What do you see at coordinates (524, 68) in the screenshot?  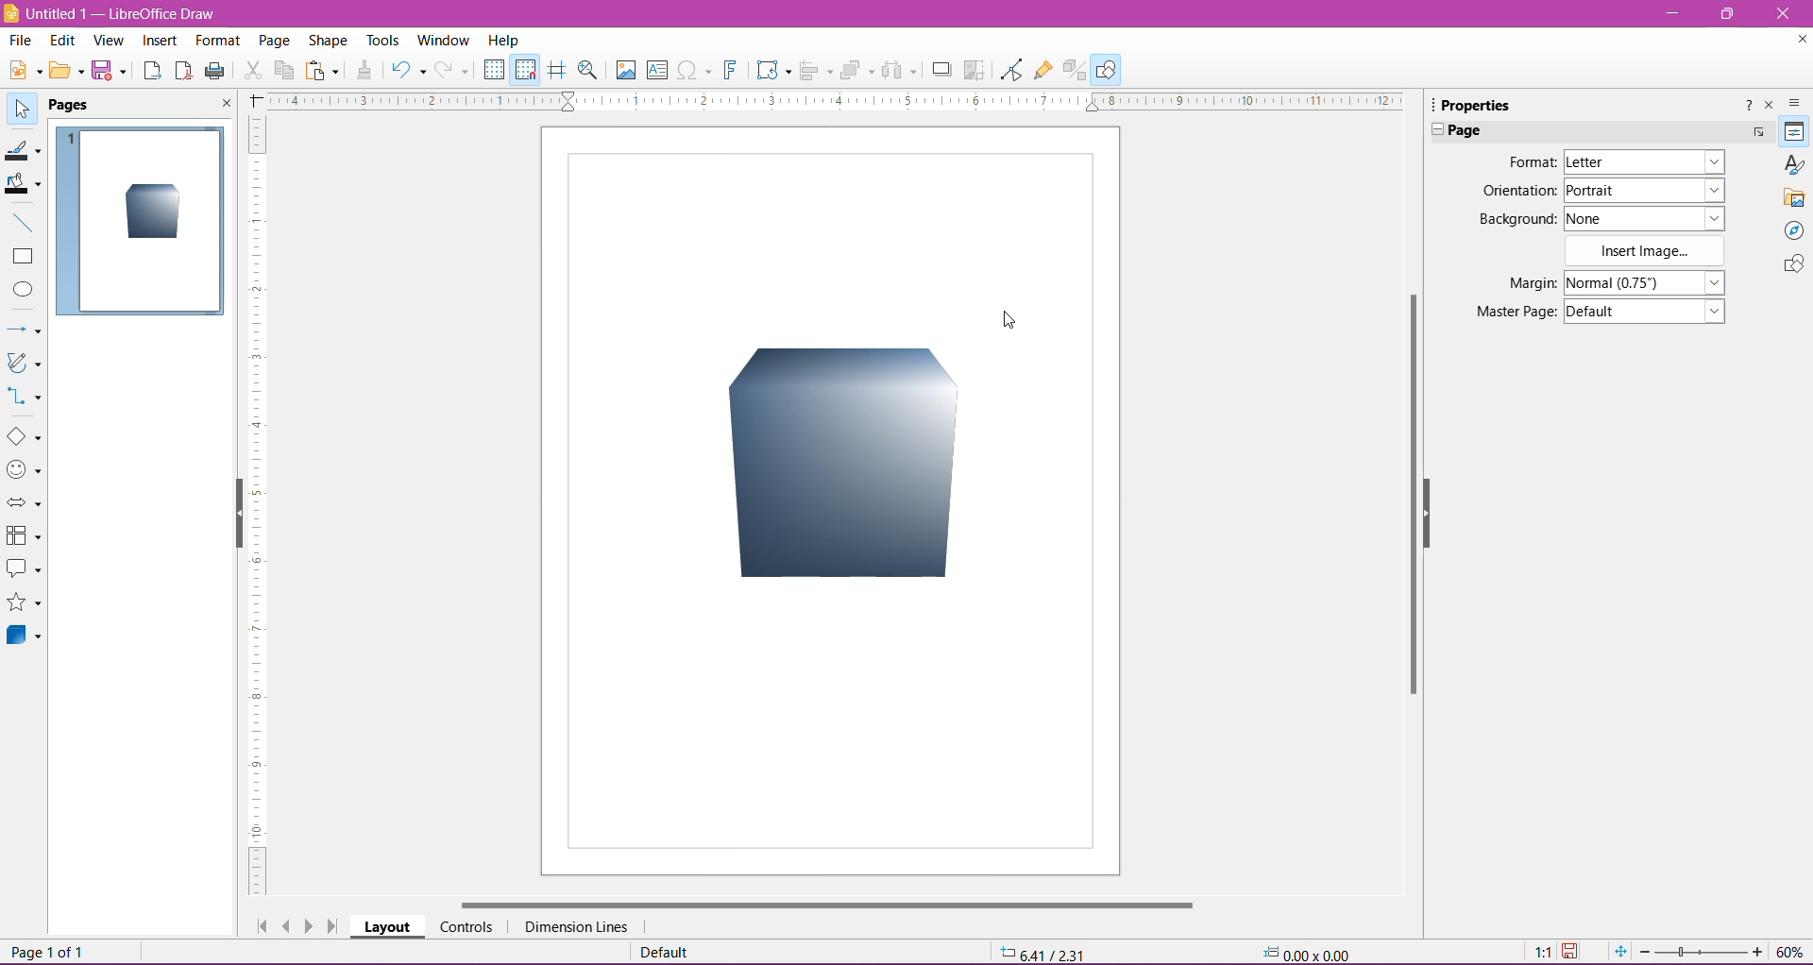 I see `Snap to Grid` at bounding box center [524, 68].